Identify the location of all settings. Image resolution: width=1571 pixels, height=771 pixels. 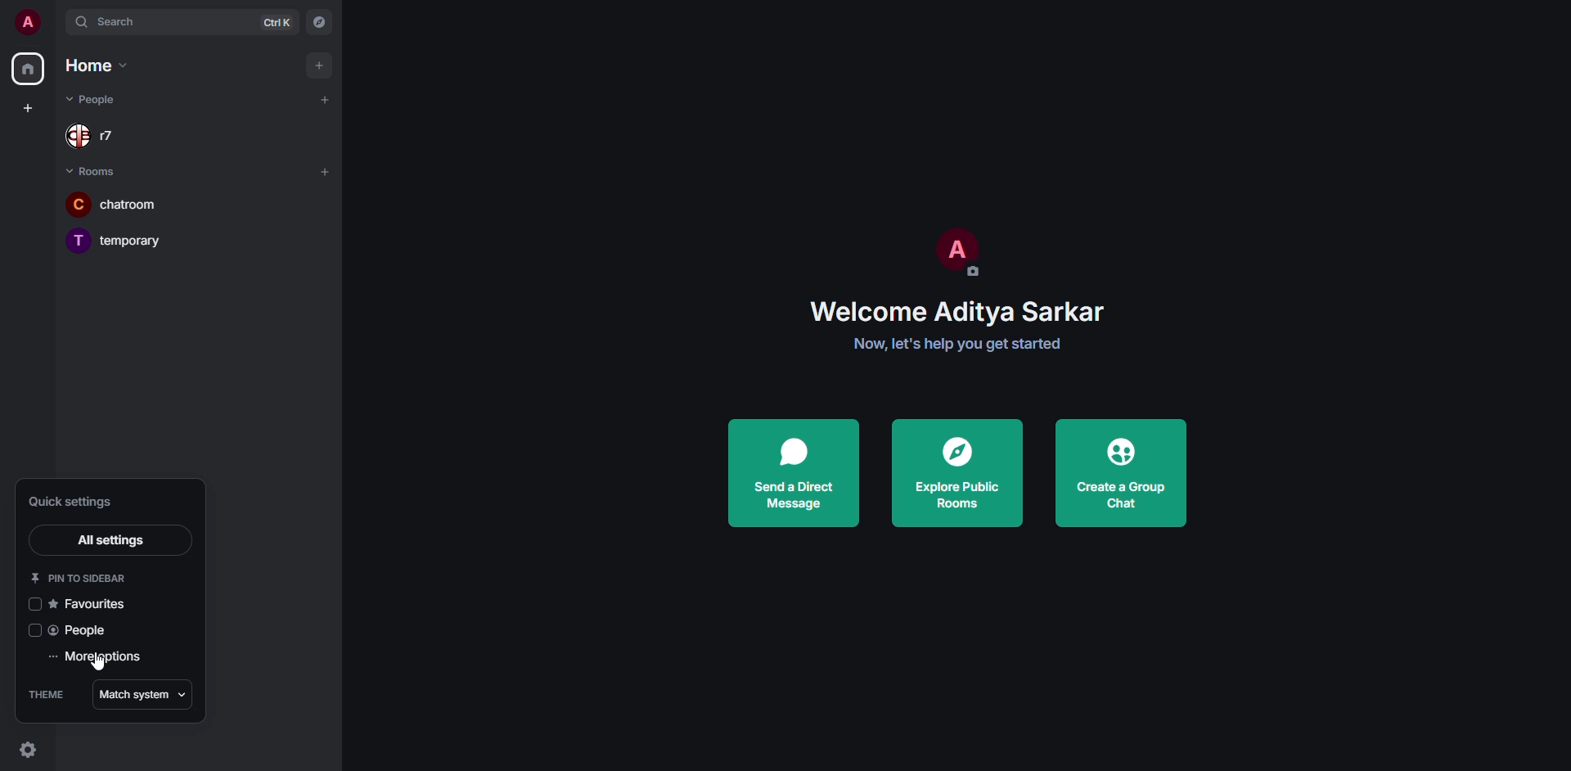
(109, 540).